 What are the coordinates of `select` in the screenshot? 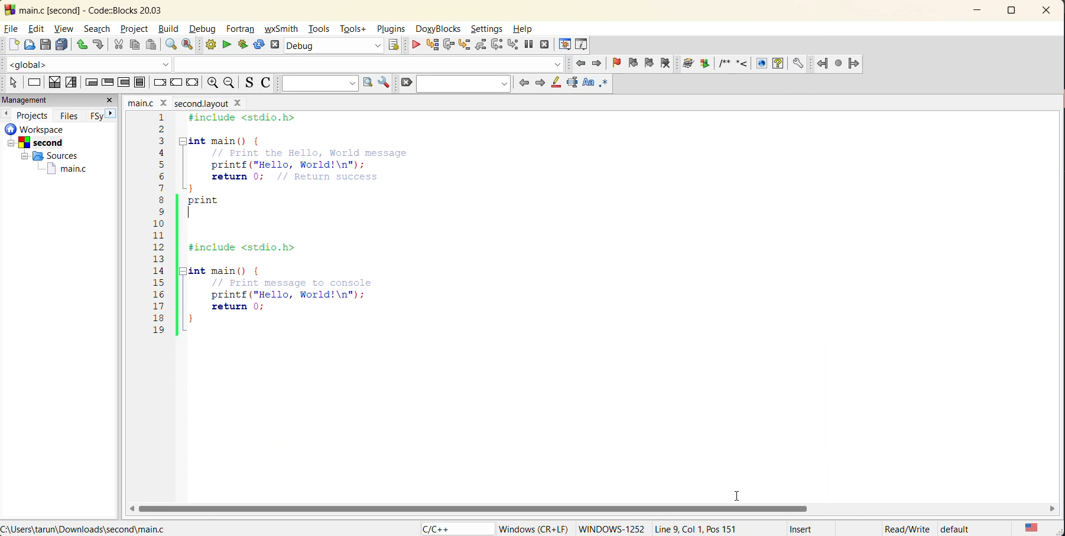 It's located at (11, 83).